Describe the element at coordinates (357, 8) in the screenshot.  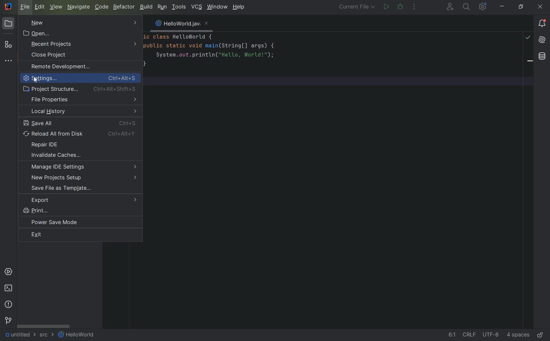
I see `run/debug configuration` at that location.